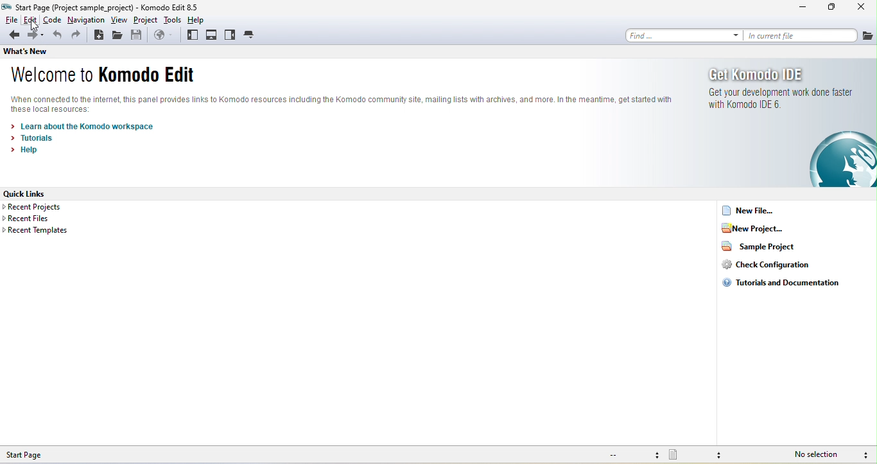 The width and height of the screenshot is (877, 464). Describe the element at coordinates (78, 35) in the screenshot. I see `redo` at that location.